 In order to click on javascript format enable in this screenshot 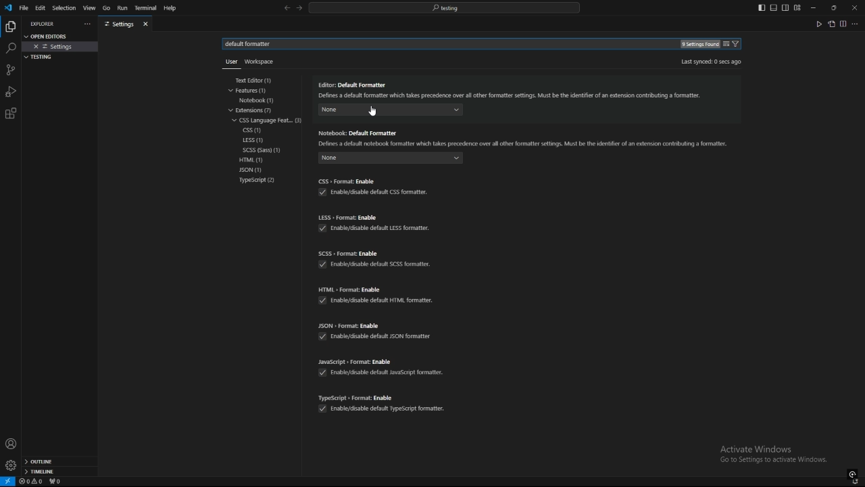, I will do `click(382, 361)`.